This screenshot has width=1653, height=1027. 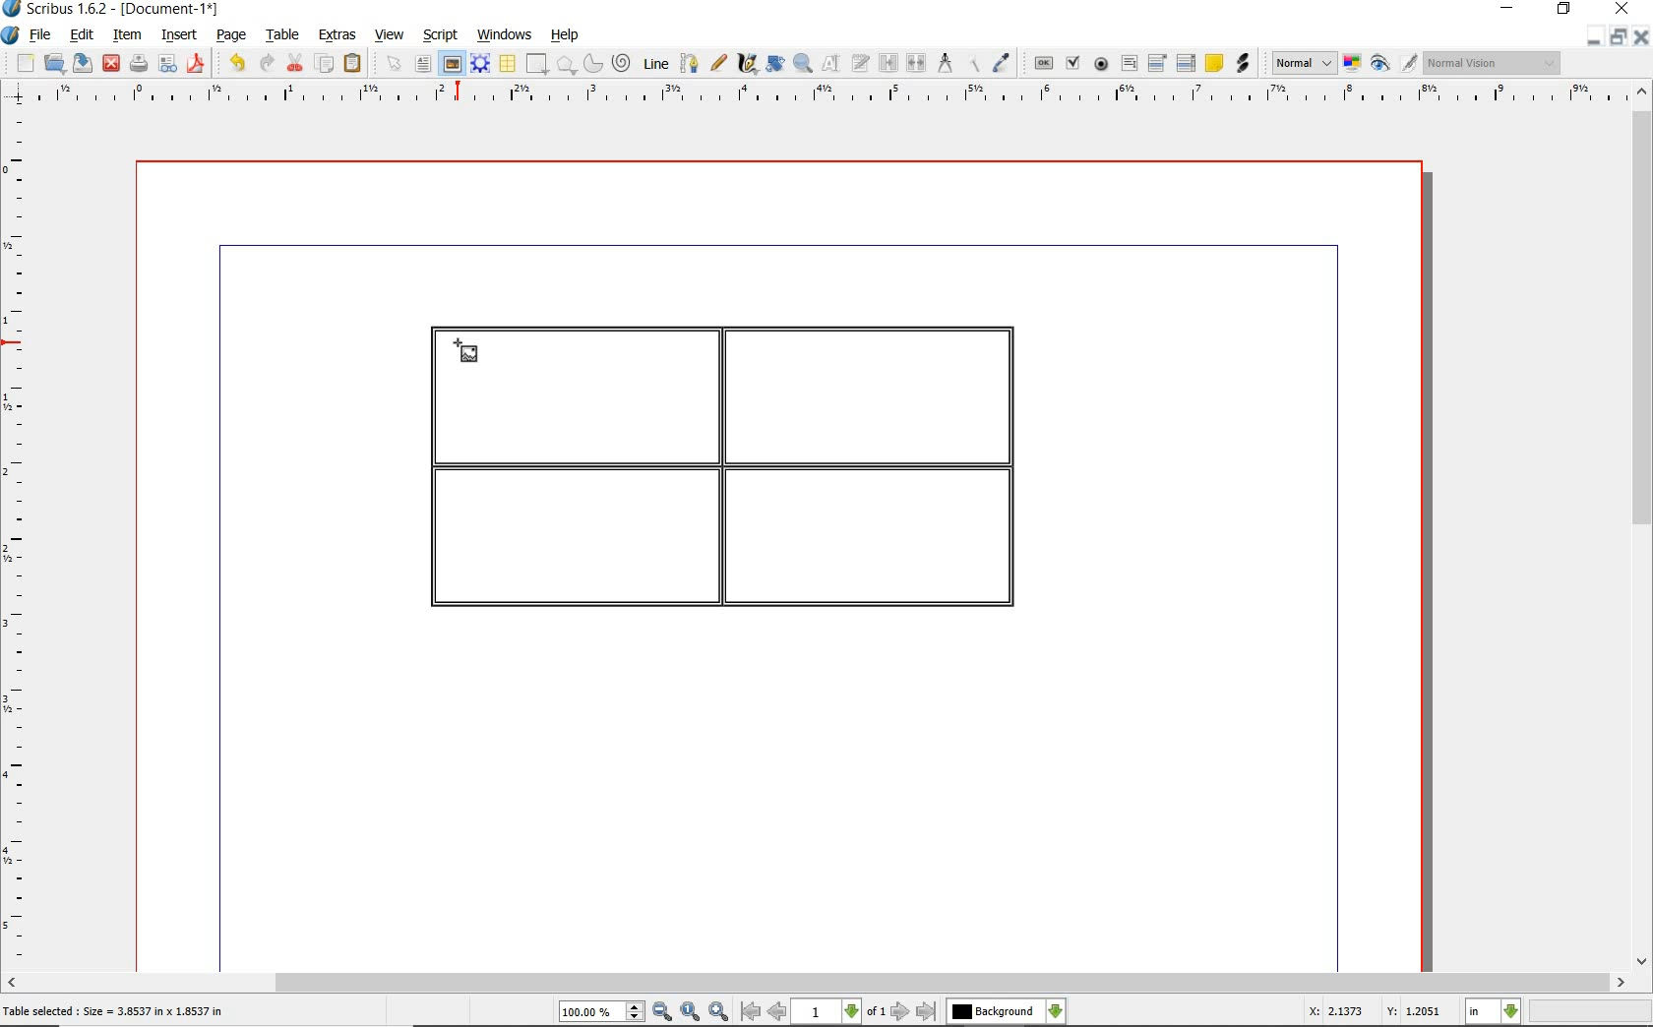 What do you see at coordinates (1186, 63) in the screenshot?
I see `PDF List Box` at bounding box center [1186, 63].